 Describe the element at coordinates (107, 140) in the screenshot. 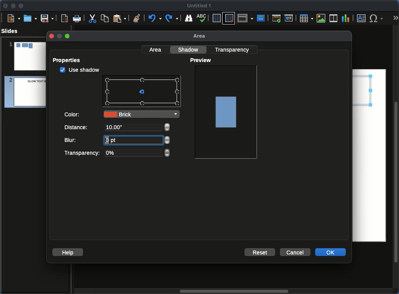

I see `text cursor` at that location.